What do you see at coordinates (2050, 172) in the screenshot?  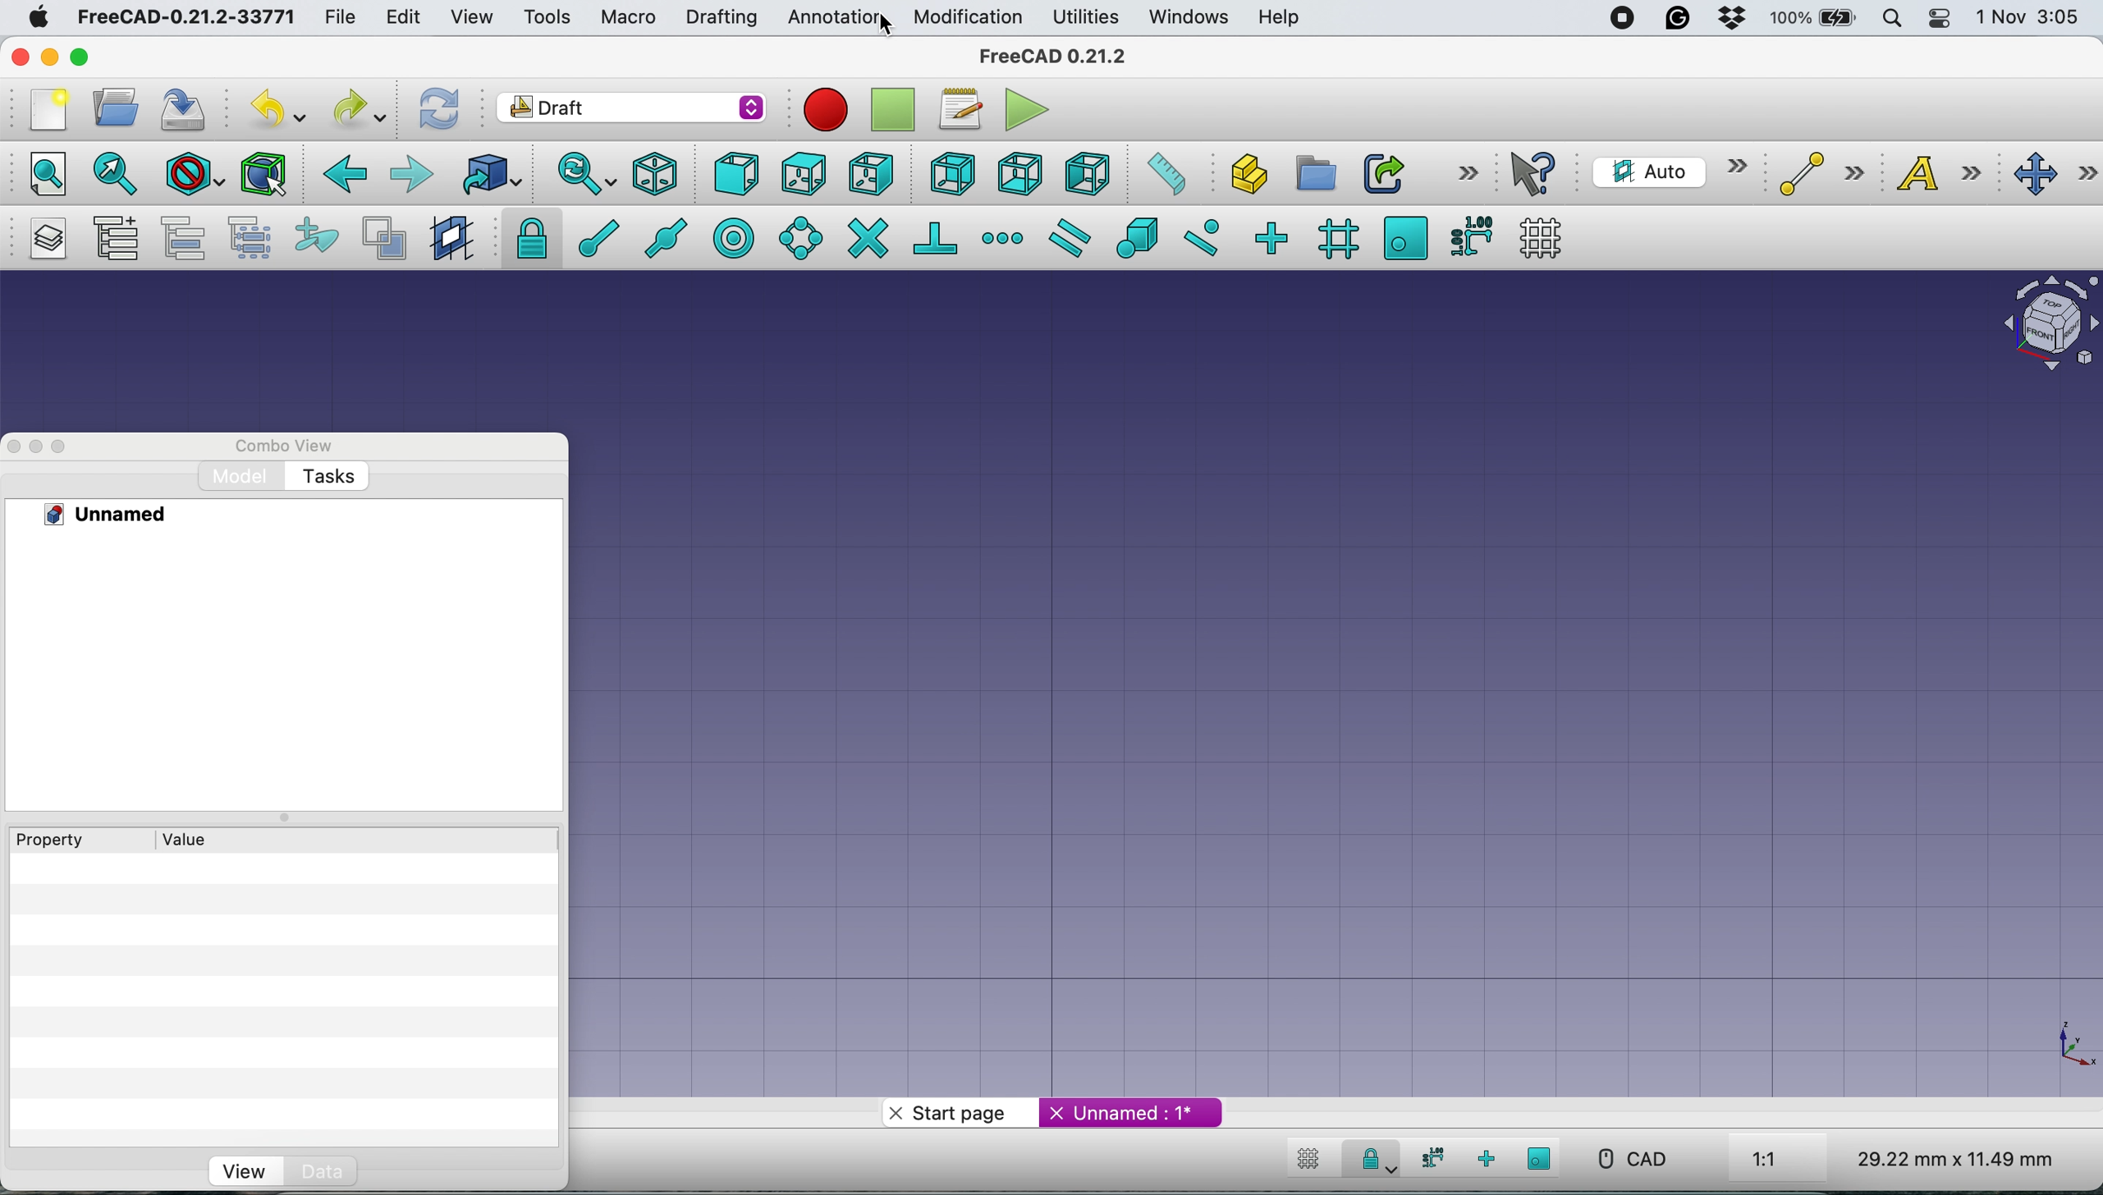 I see `move` at bounding box center [2050, 172].